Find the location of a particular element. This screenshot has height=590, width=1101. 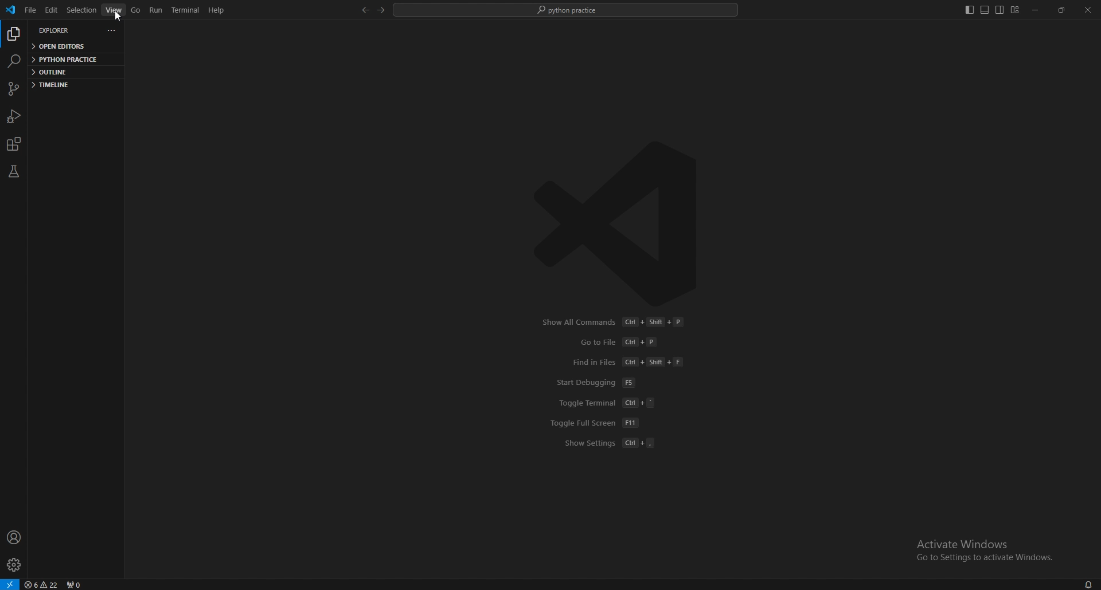

go is located at coordinates (135, 10).